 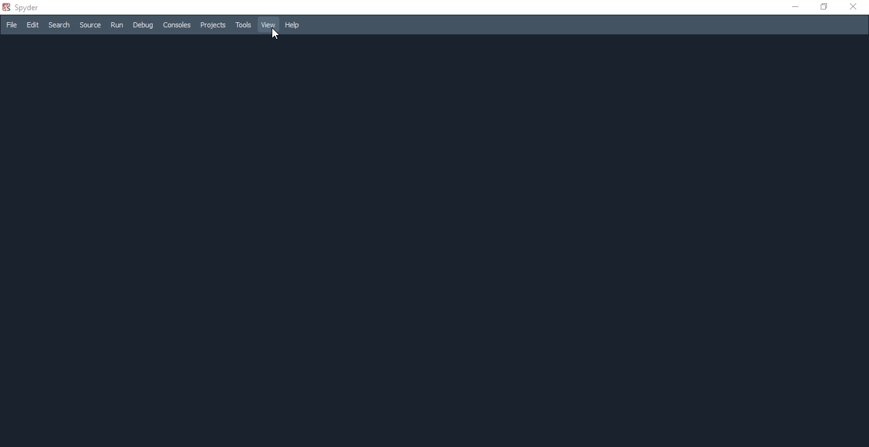 I want to click on close, so click(x=856, y=8).